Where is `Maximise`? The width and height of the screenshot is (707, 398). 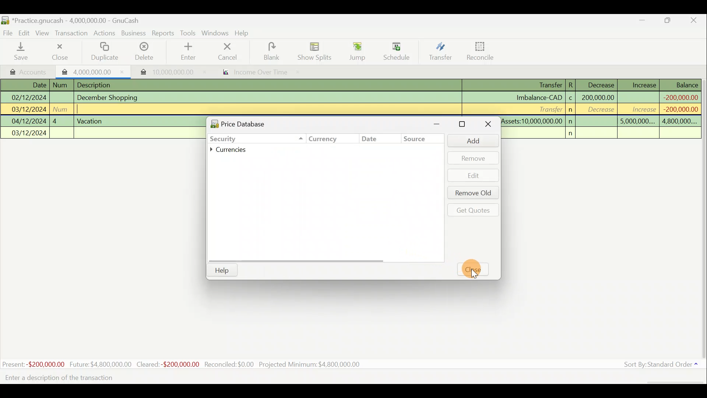
Maximise is located at coordinates (672, 21).